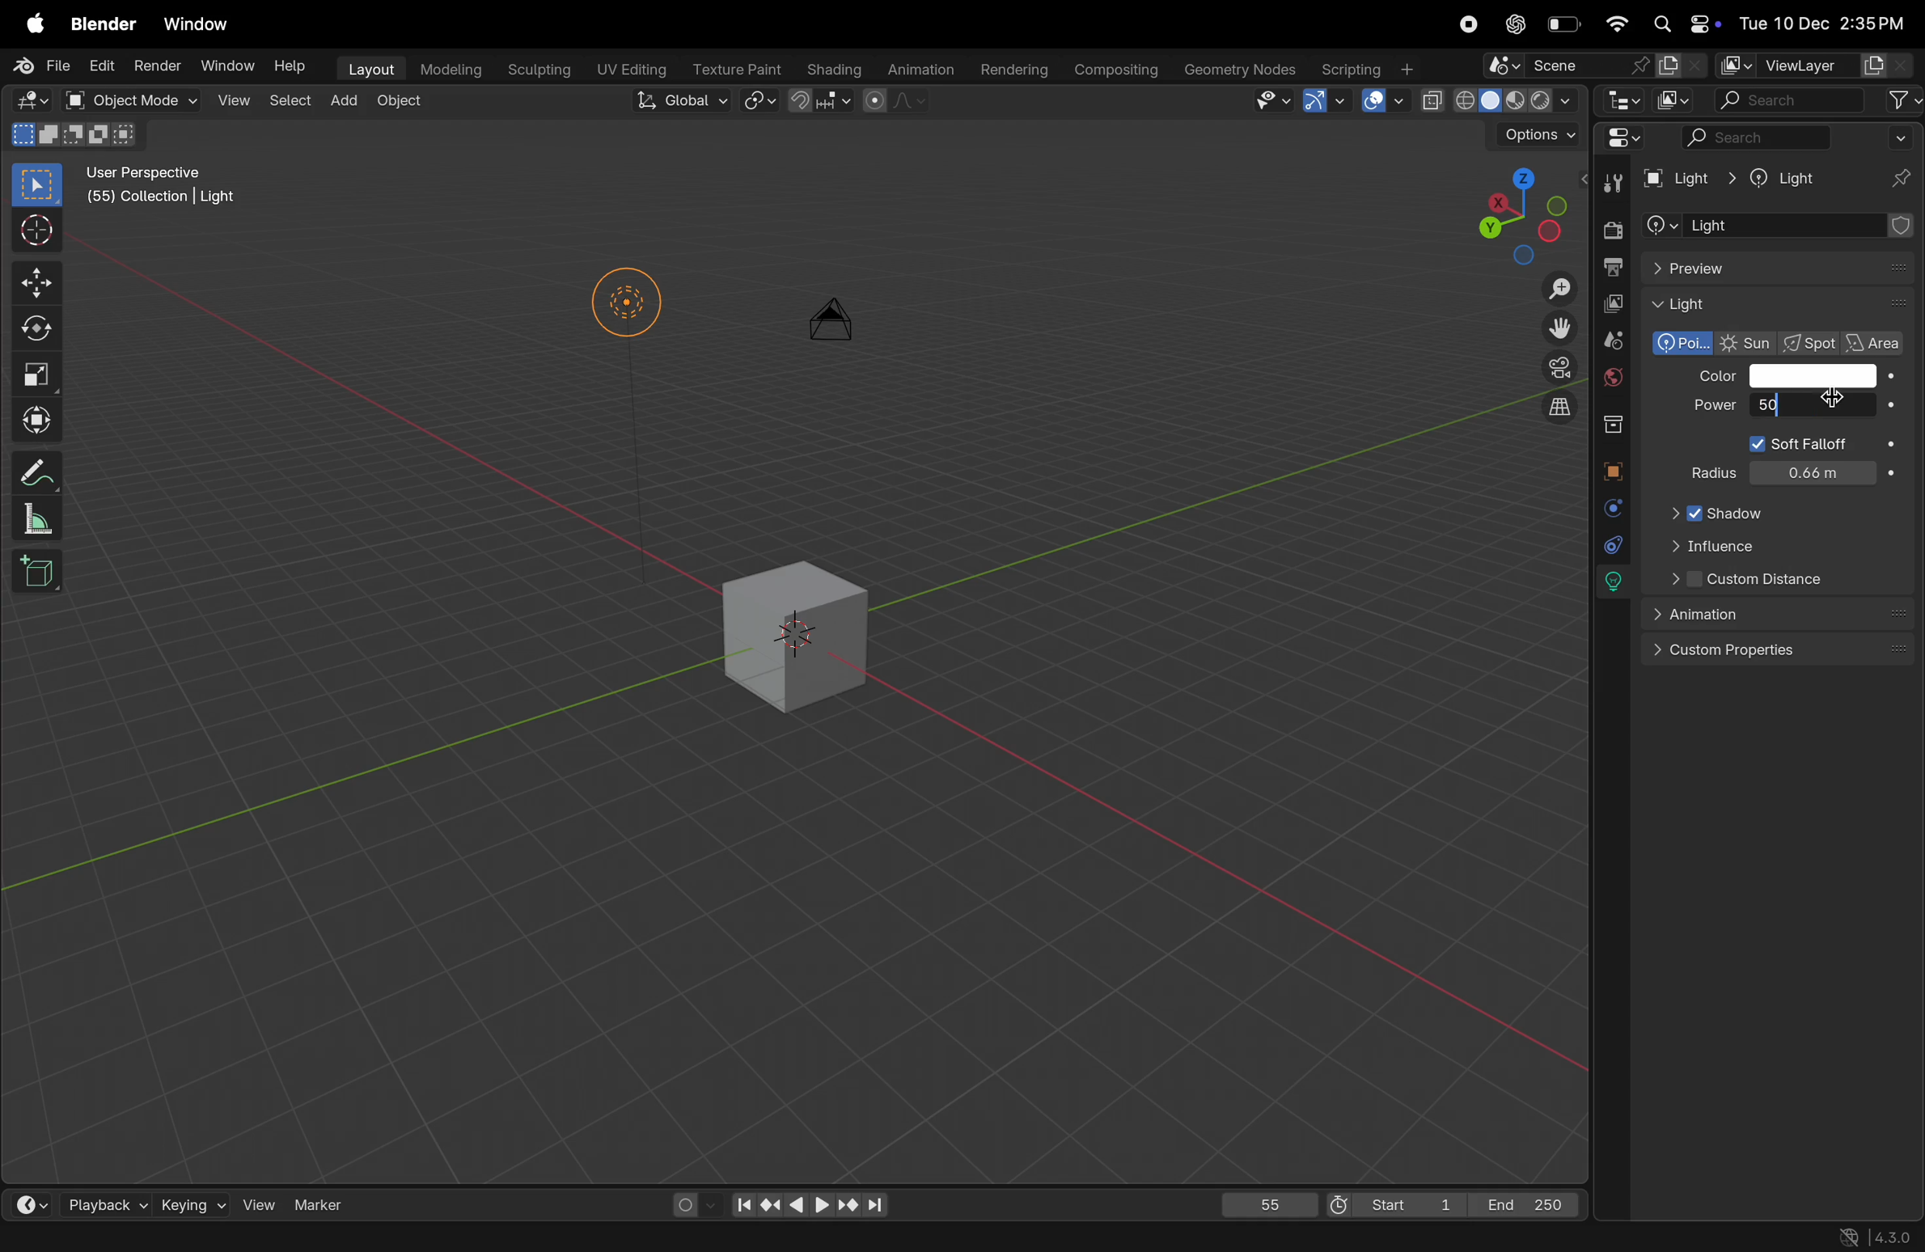 This screenshot has height=1252, width=1925. What do you see at coordinates (1608, 508) in the screenshot?
I see `physics` at bounding box center [1608, 508].